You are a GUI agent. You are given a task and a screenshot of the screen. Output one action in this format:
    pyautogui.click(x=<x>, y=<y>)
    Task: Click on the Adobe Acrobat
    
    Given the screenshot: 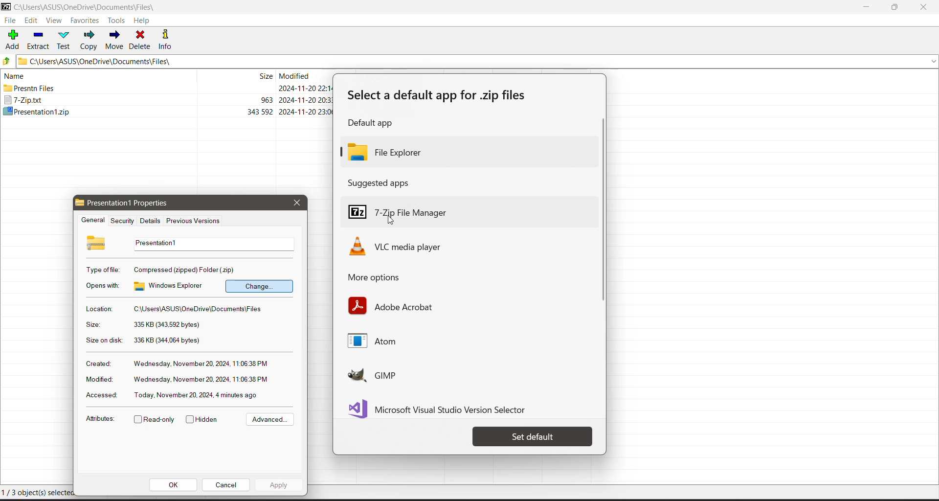 What is the action you would take?
    pyautogui.click(x=392, y=306)
    